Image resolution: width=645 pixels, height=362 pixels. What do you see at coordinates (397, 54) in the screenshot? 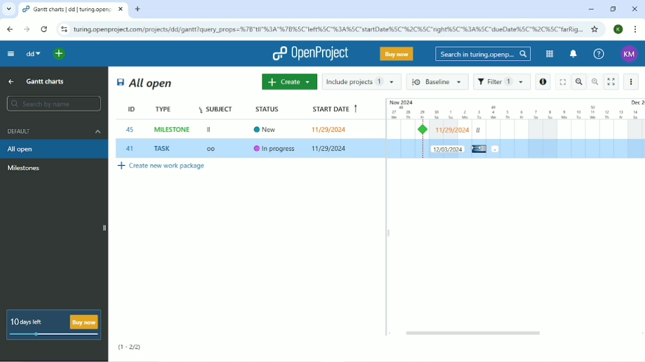
I see `Buy now` at bounding box center [397, 54].